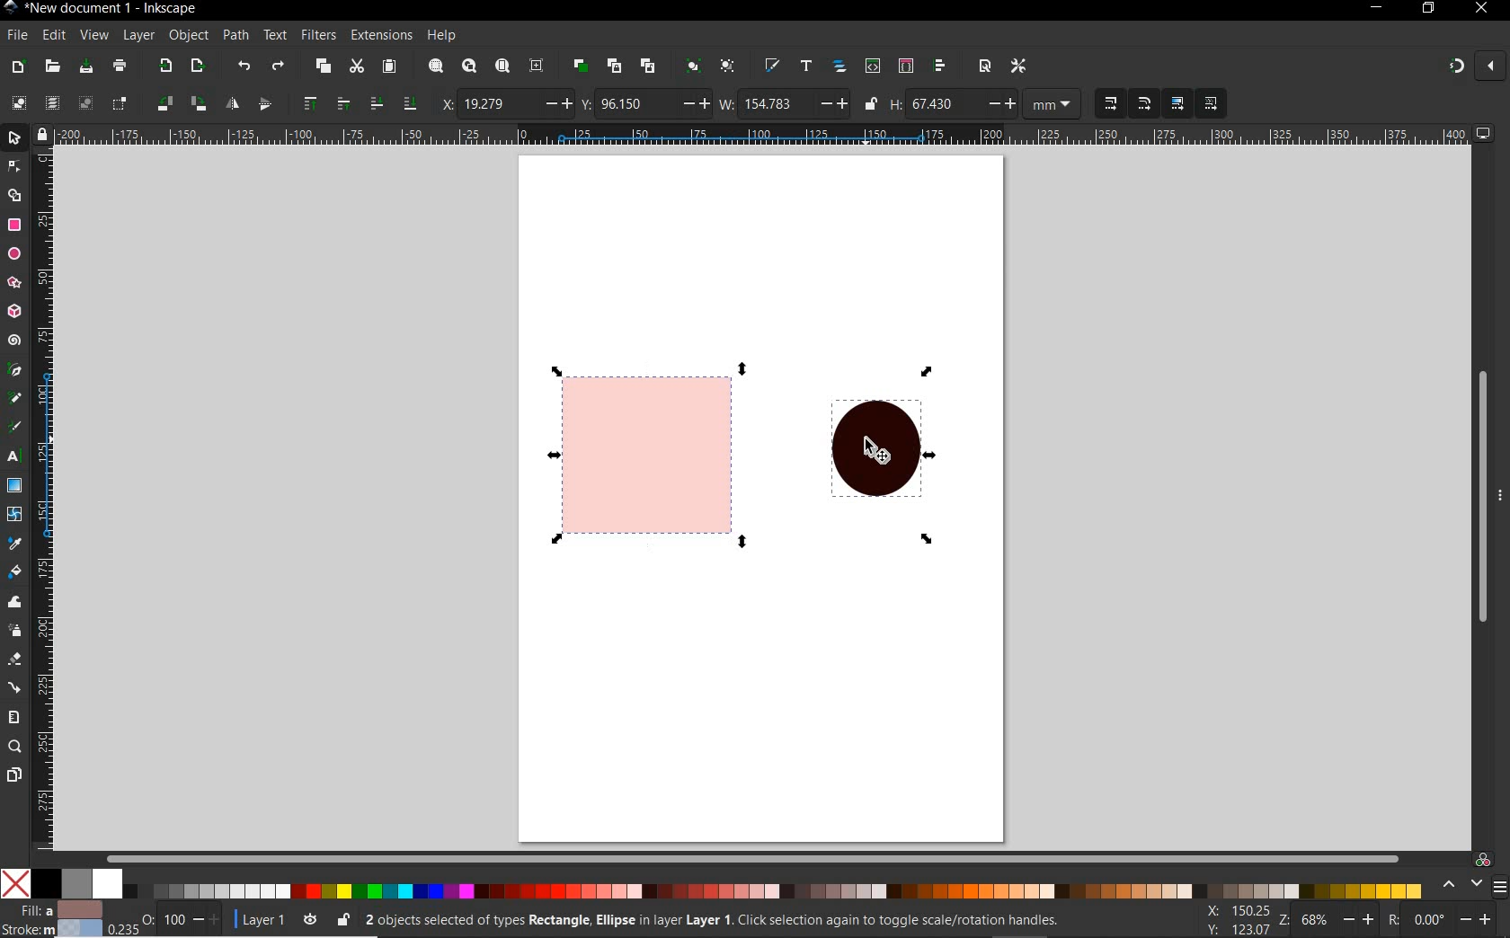 This screenshot has height=938, width=1510. What do you see at coordinates (16, 34) in the screenshot?
I see `file` at bounding box center [16, 34].